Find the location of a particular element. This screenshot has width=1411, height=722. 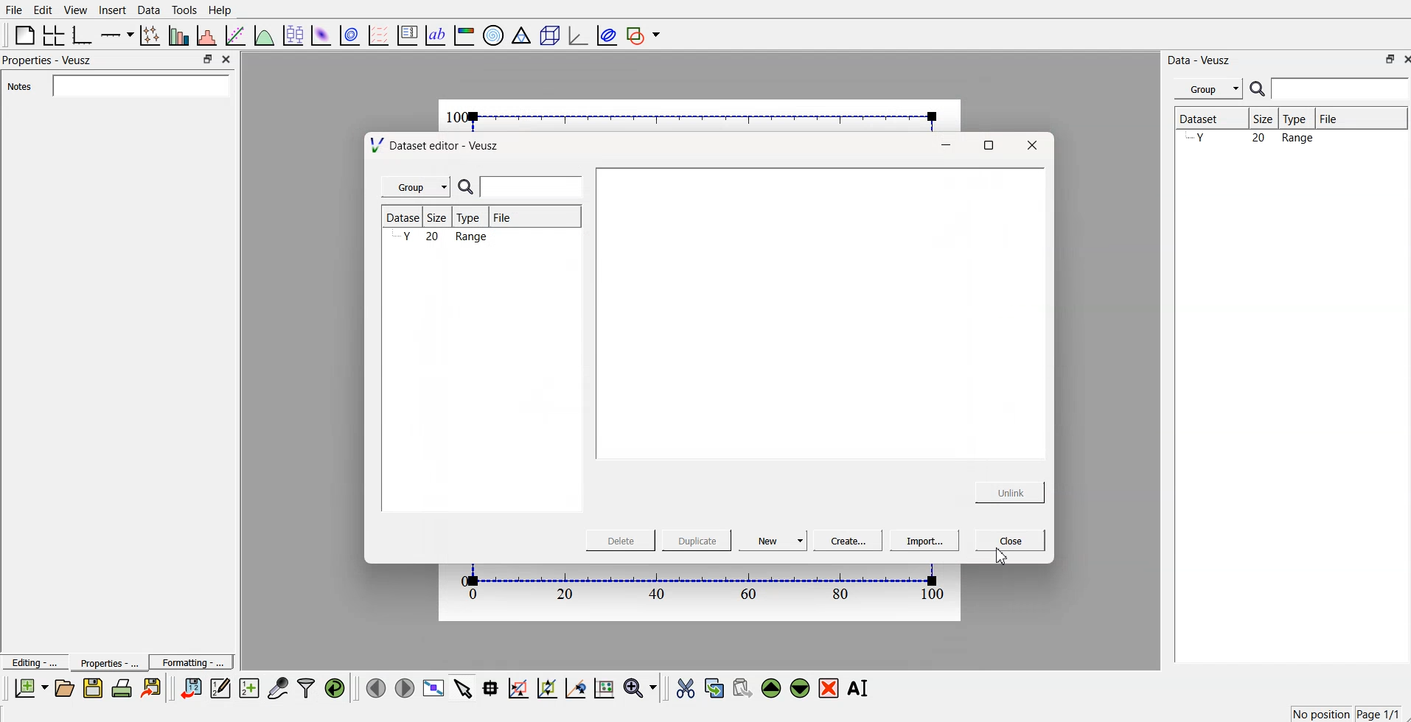

create new dataset is located at coordinates (248, 686).